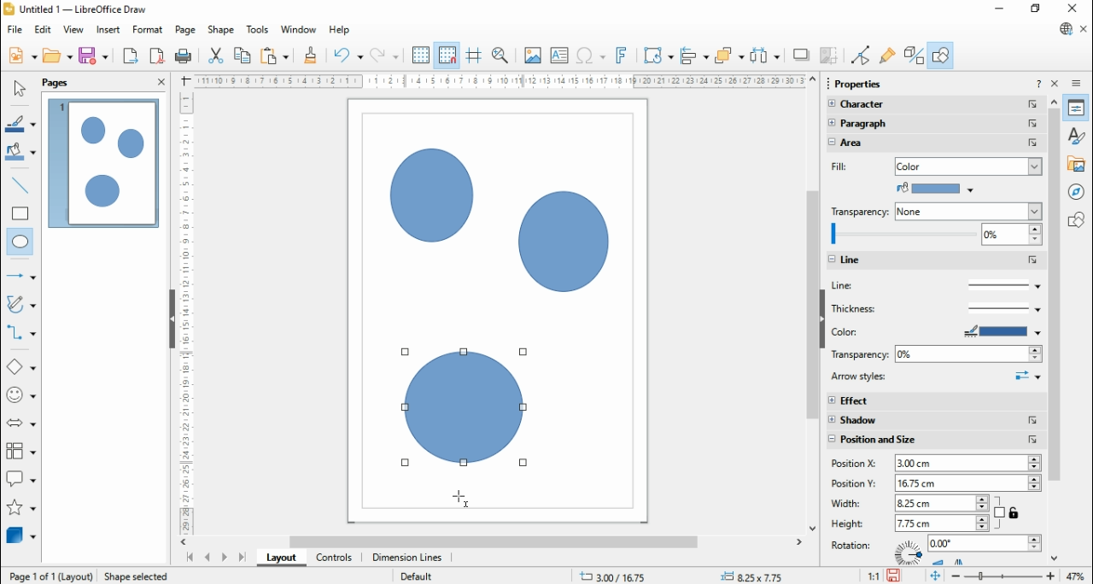 This screenshot has width=1093, height=584. I want to click on show draw functions, so click(940, 55).